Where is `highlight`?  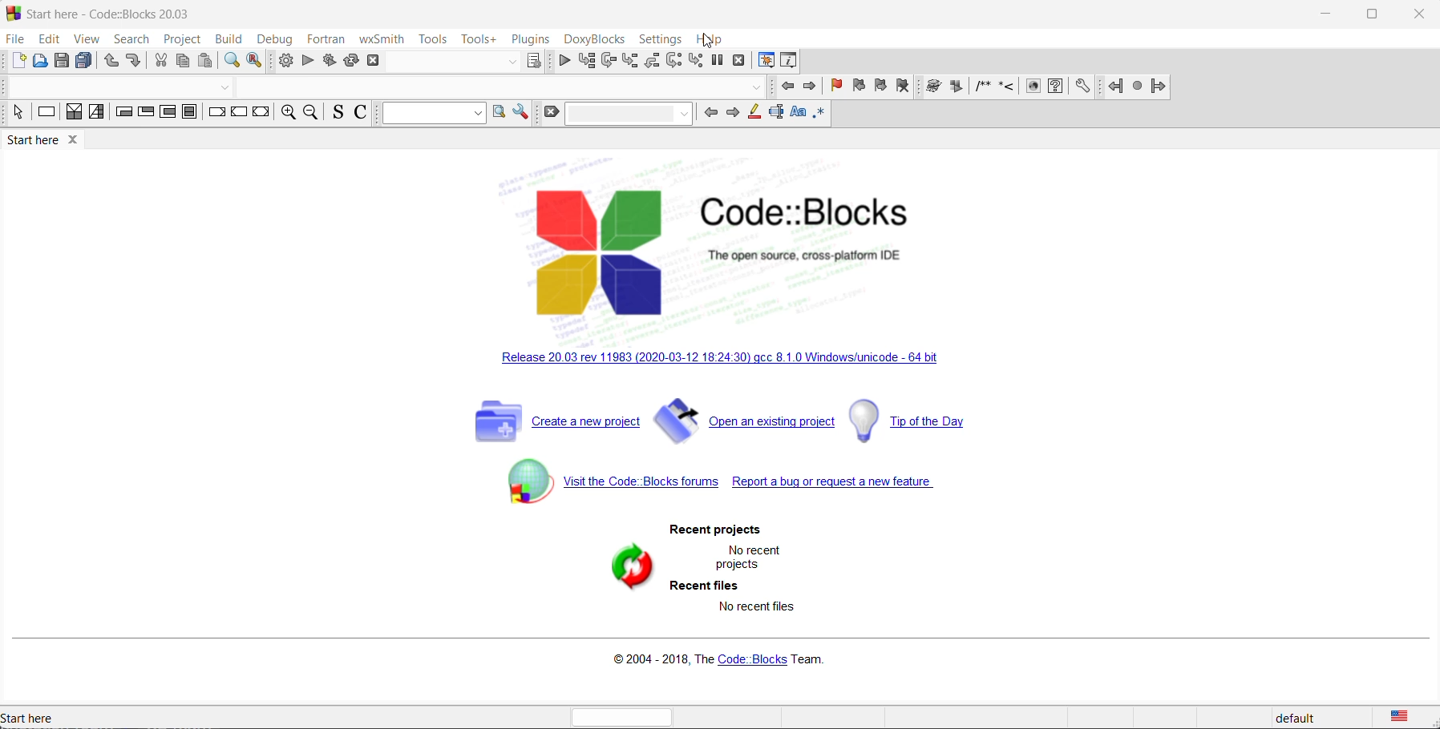
highlight is located at coordinates (754, 112).